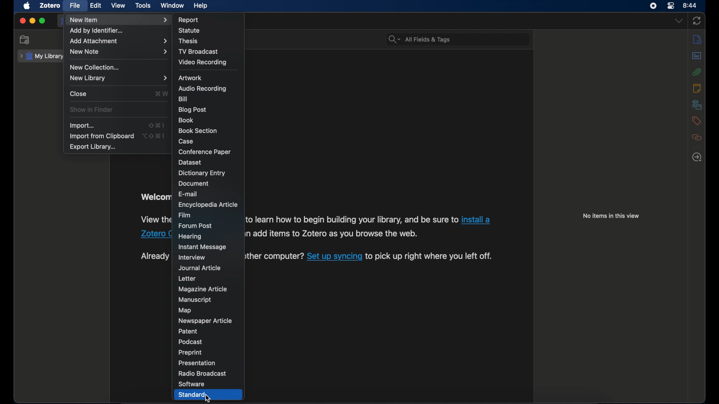 This screenshot has width=719, height=404. Describe the element at coordinates (696, 88) in the screenshot. I see `notes` at that location.